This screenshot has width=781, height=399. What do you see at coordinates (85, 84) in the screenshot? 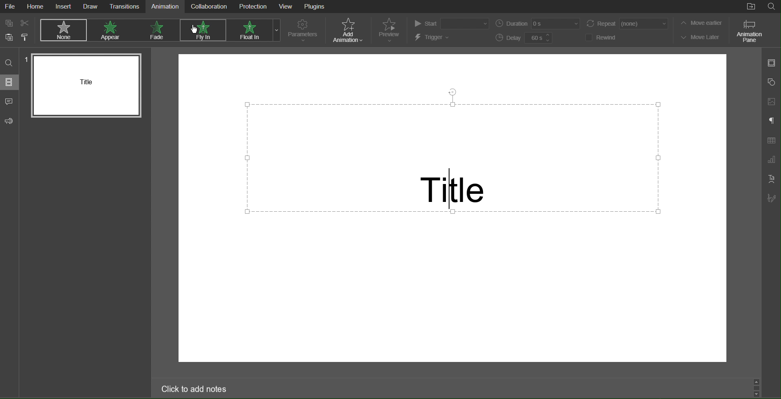
I see `Slide 1` at bounding box center [85, 84].